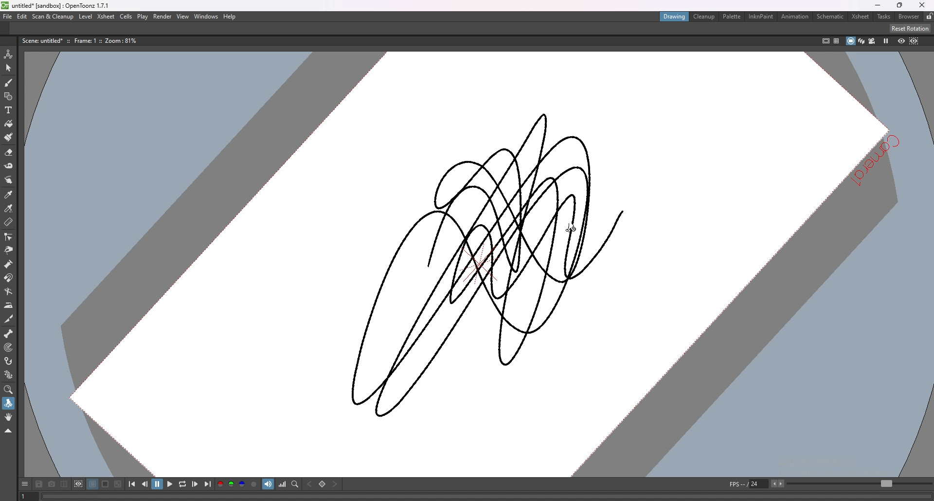  Describe the element at coordinates (485, 496) in the screenshot. I see `player` at that location.